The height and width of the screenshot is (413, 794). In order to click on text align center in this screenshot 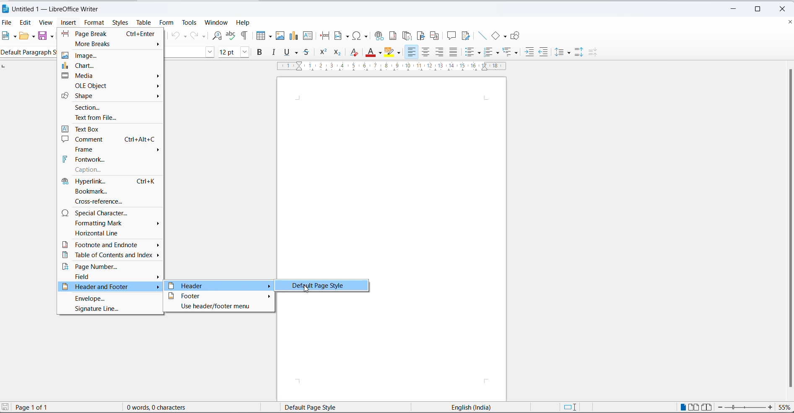, I will do `click(425, 52)`.